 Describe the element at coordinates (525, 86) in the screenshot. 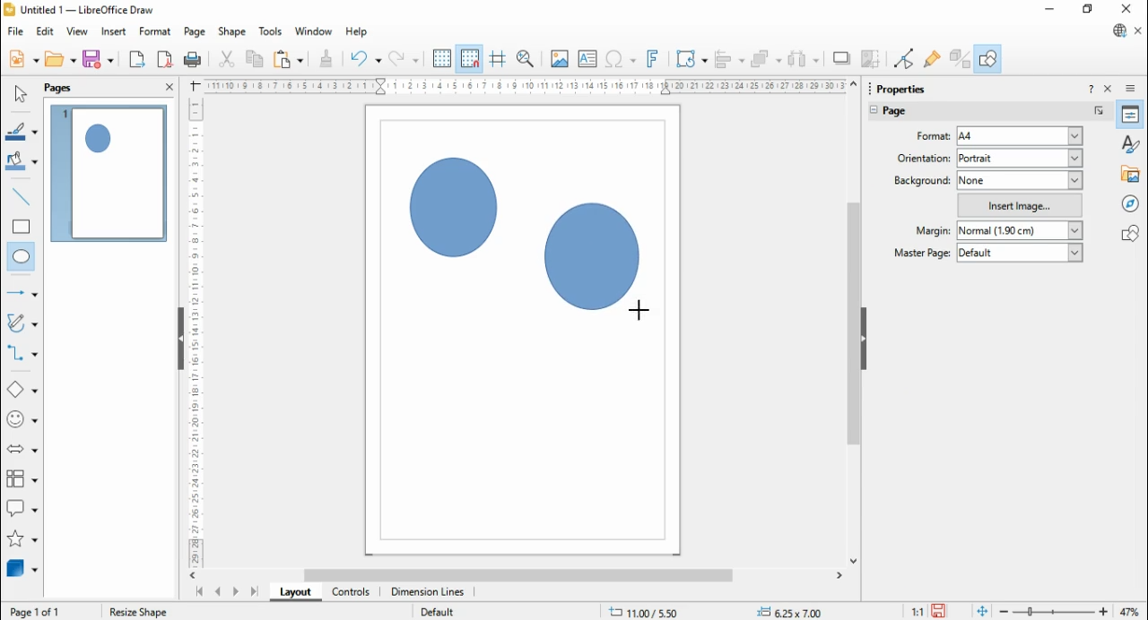

I see `Scale` at that location.